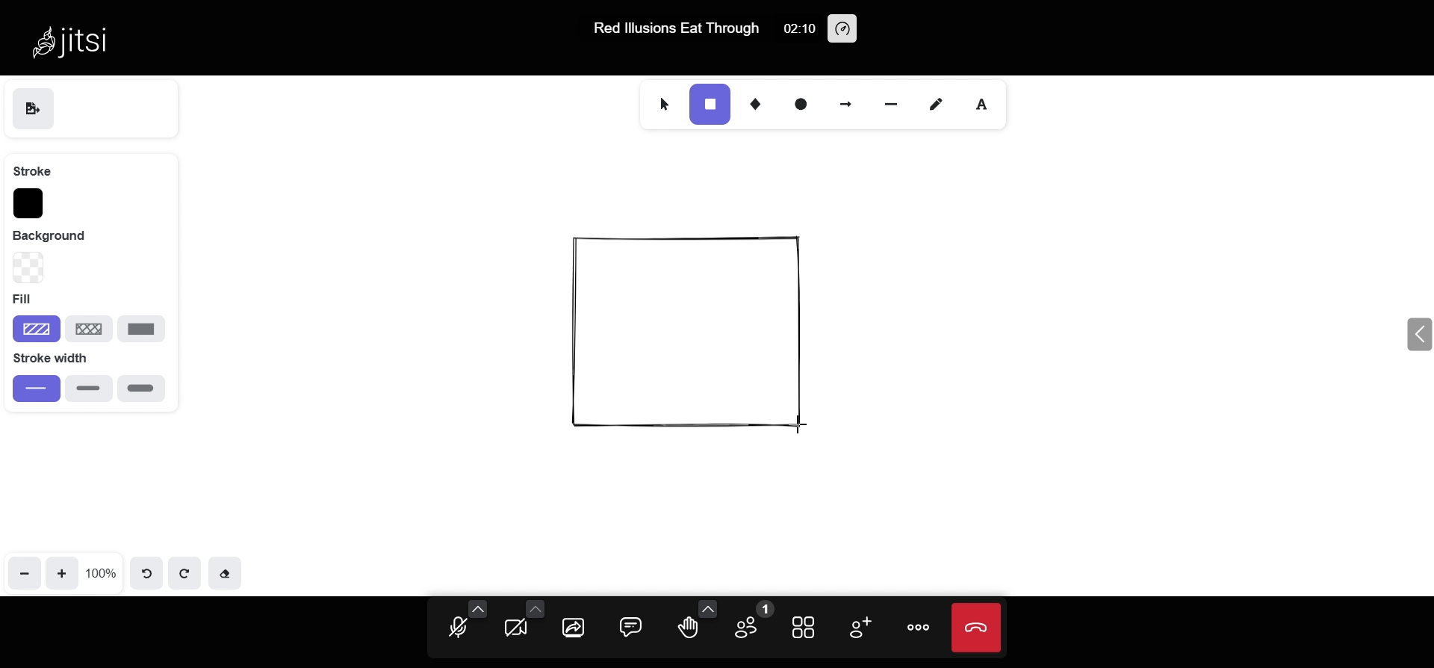  I want to click on hatchure, so click(36, 328).